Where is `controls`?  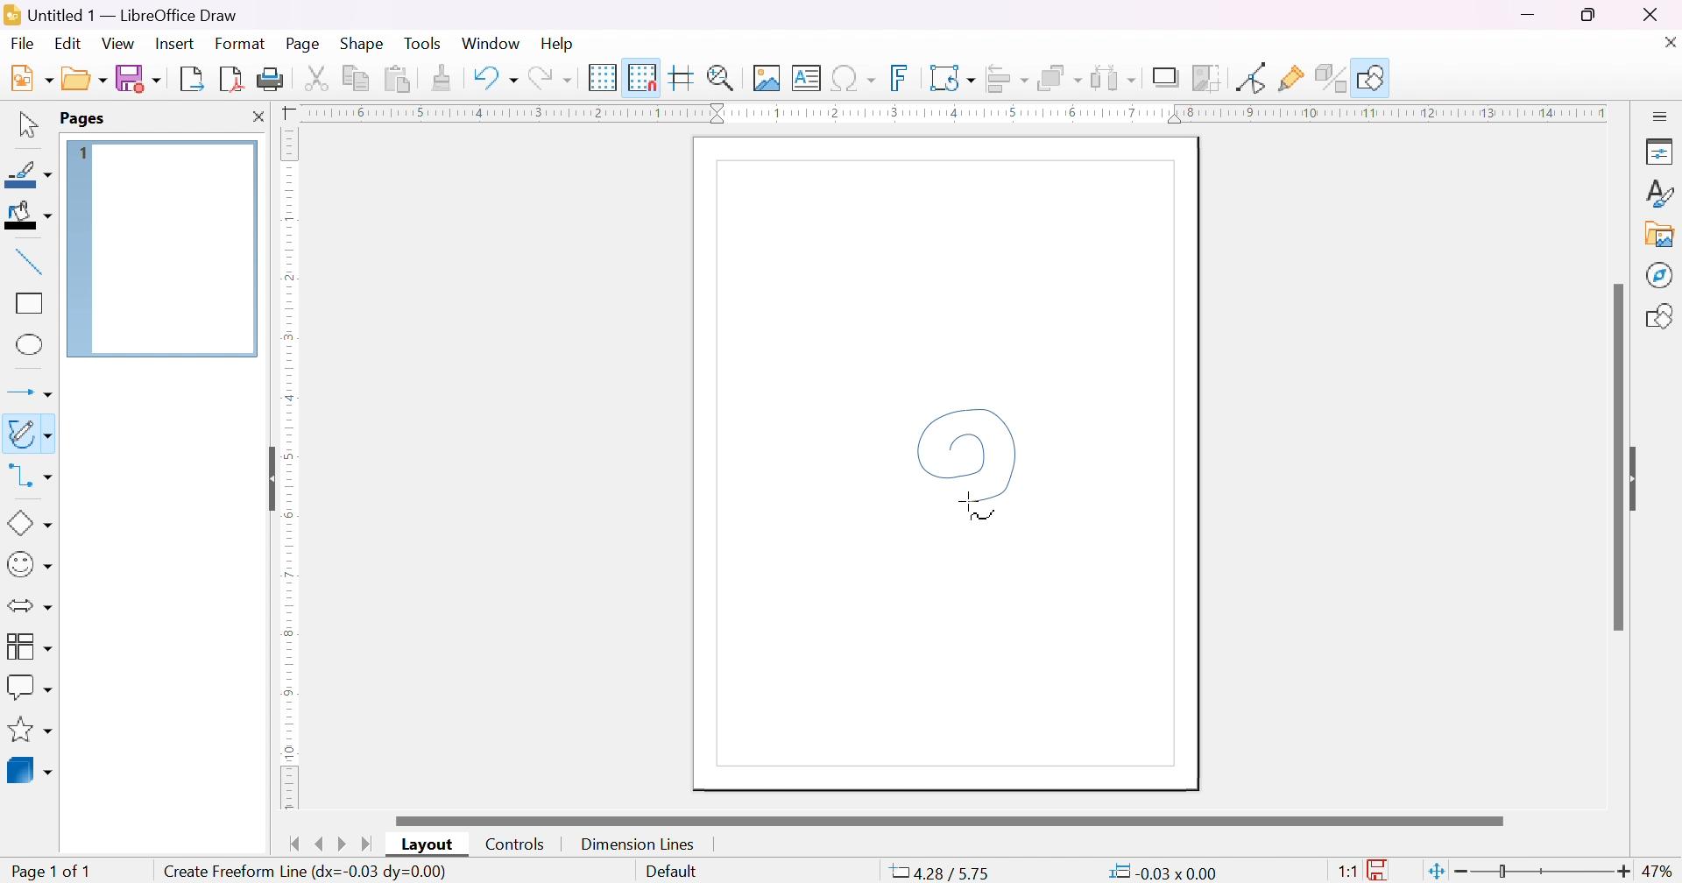 controls is located at coordinates (518, 844).